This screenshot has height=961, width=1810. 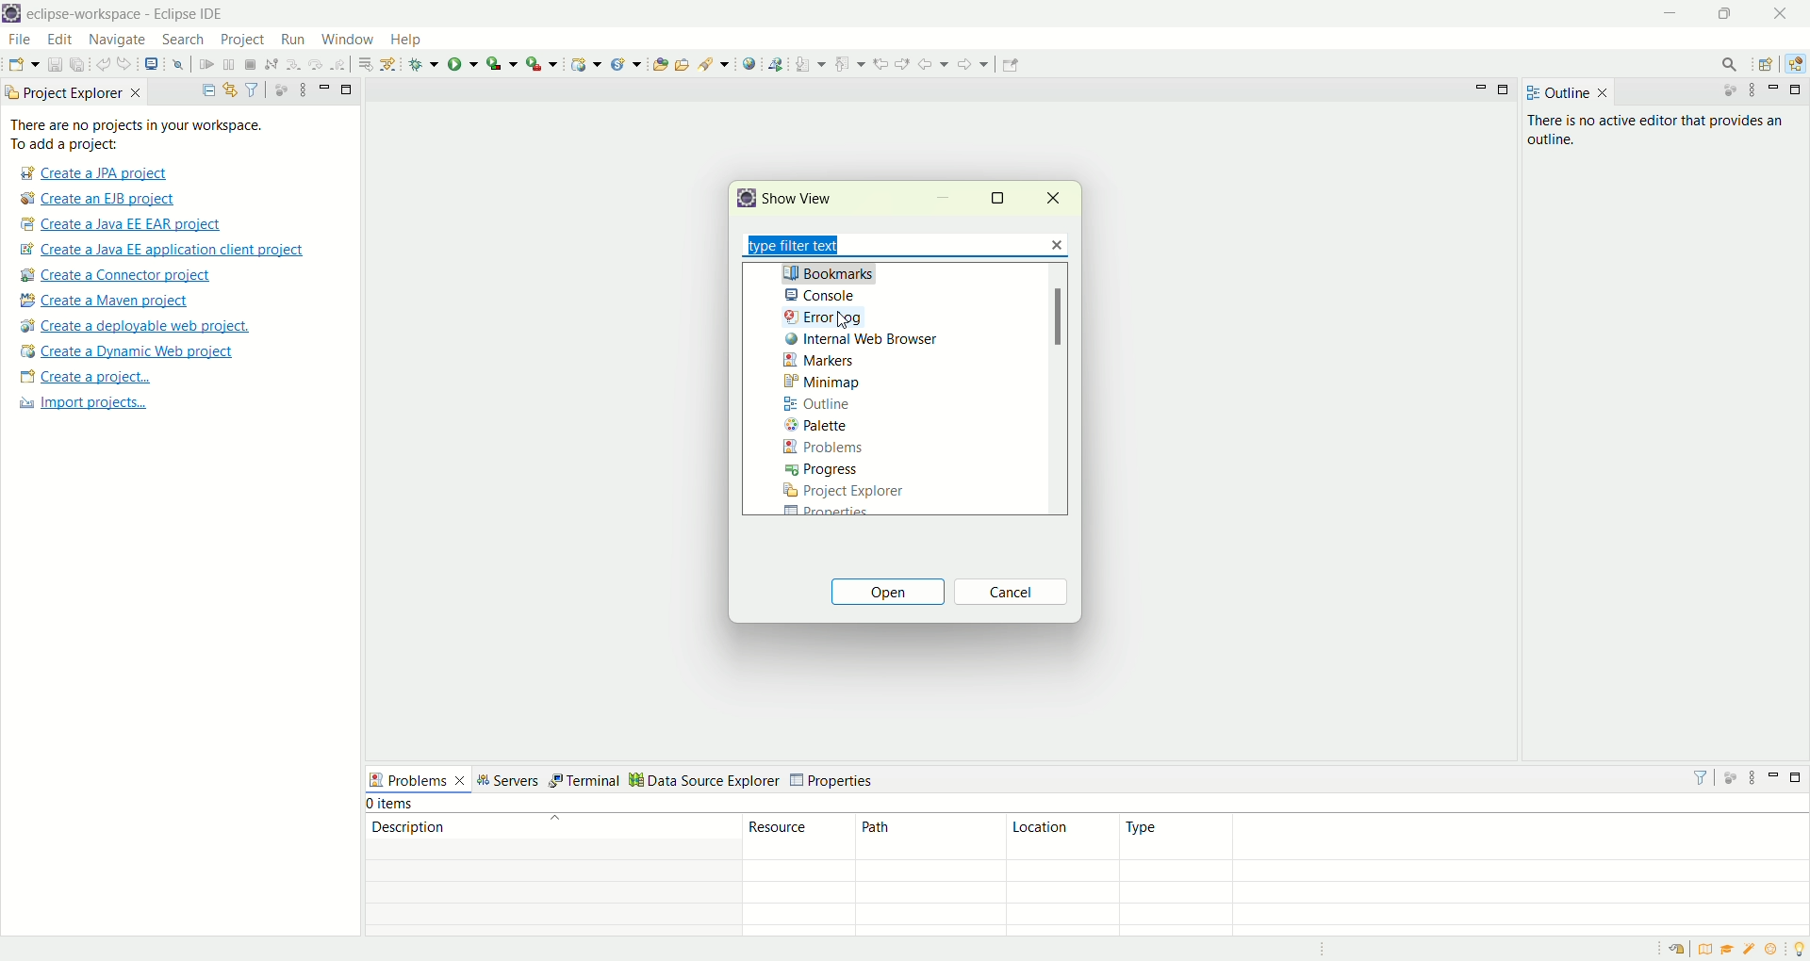 What do you see at coordinates (880, 62) in the screenshot?
I see `previous edit location` at bounding box center [880, 62].